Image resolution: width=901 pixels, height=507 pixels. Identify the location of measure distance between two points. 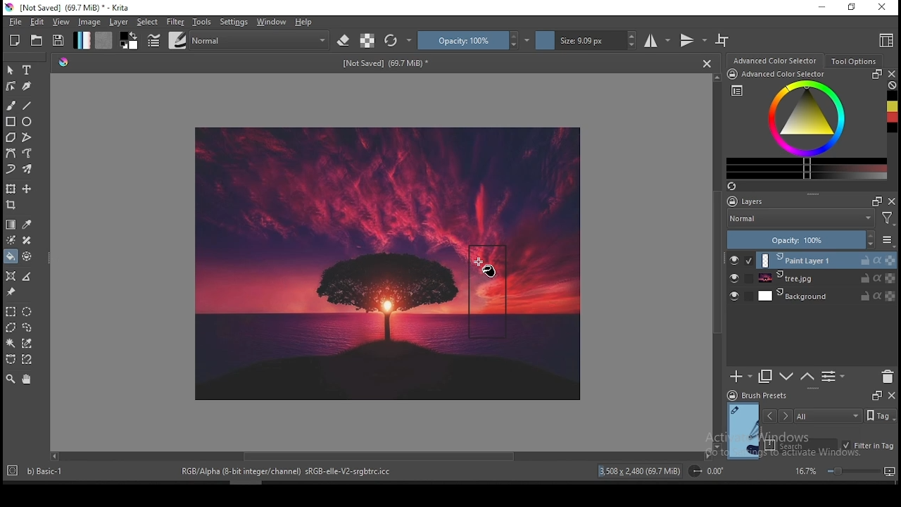
(28, 277).